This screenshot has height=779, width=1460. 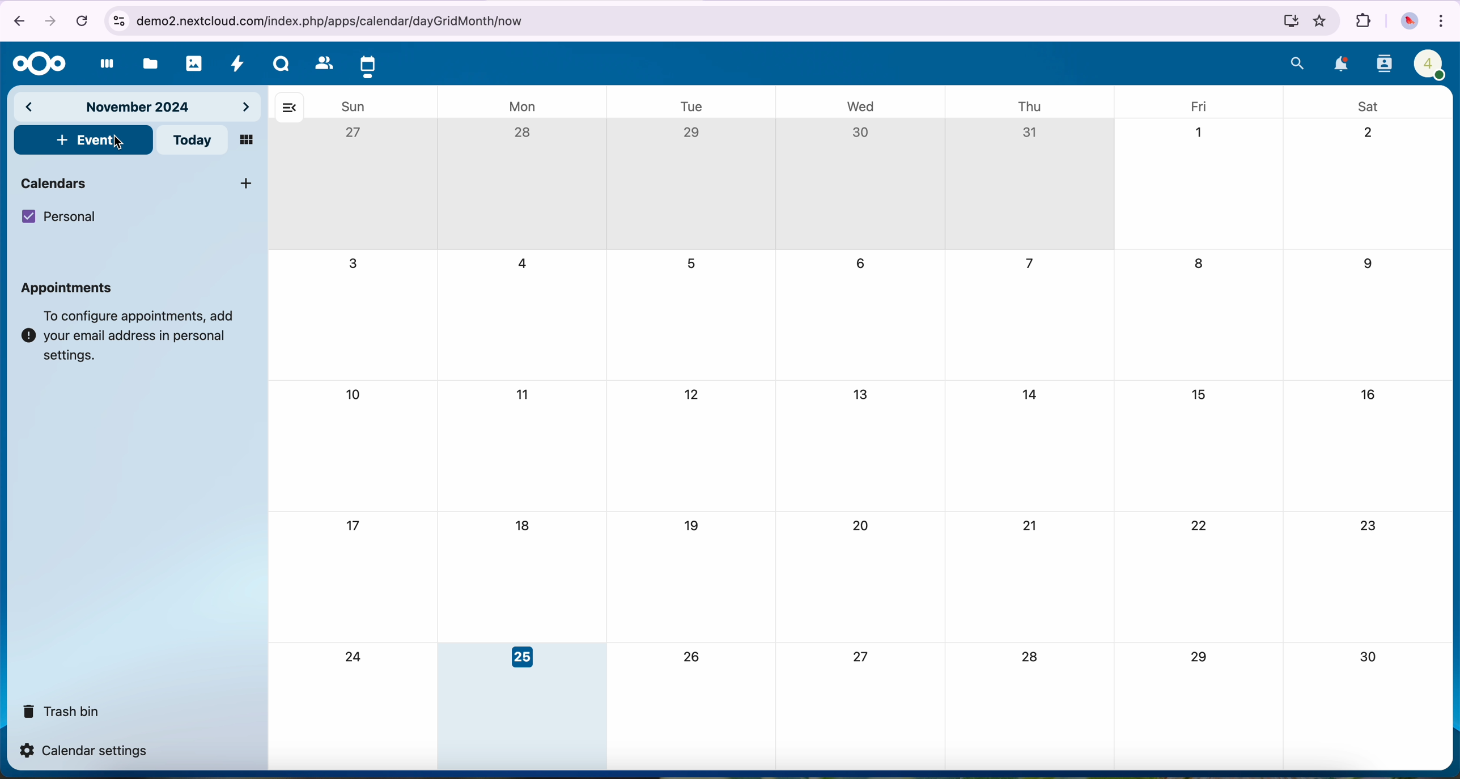 I want to click on extensions, so click(x=1361, y=21).